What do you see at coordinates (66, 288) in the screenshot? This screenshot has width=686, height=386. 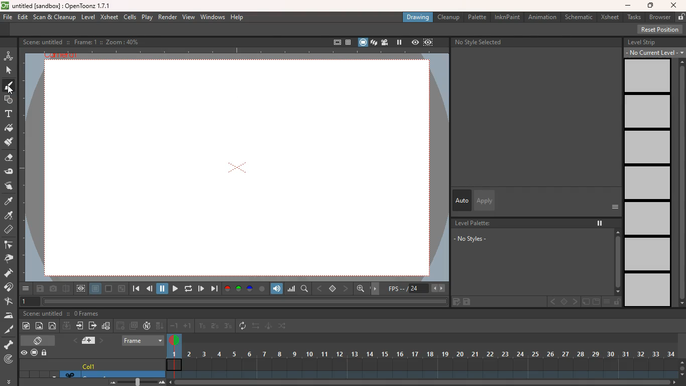 I see `divide` at bounding box center [66, 288].